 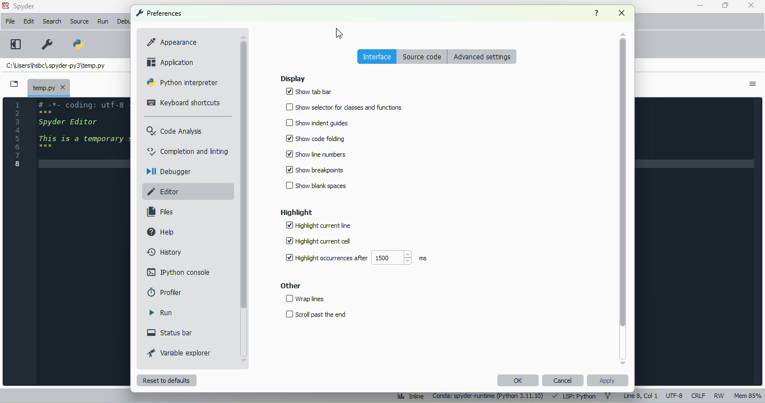 I want to click on temporary file, so click(x=49, y=86).